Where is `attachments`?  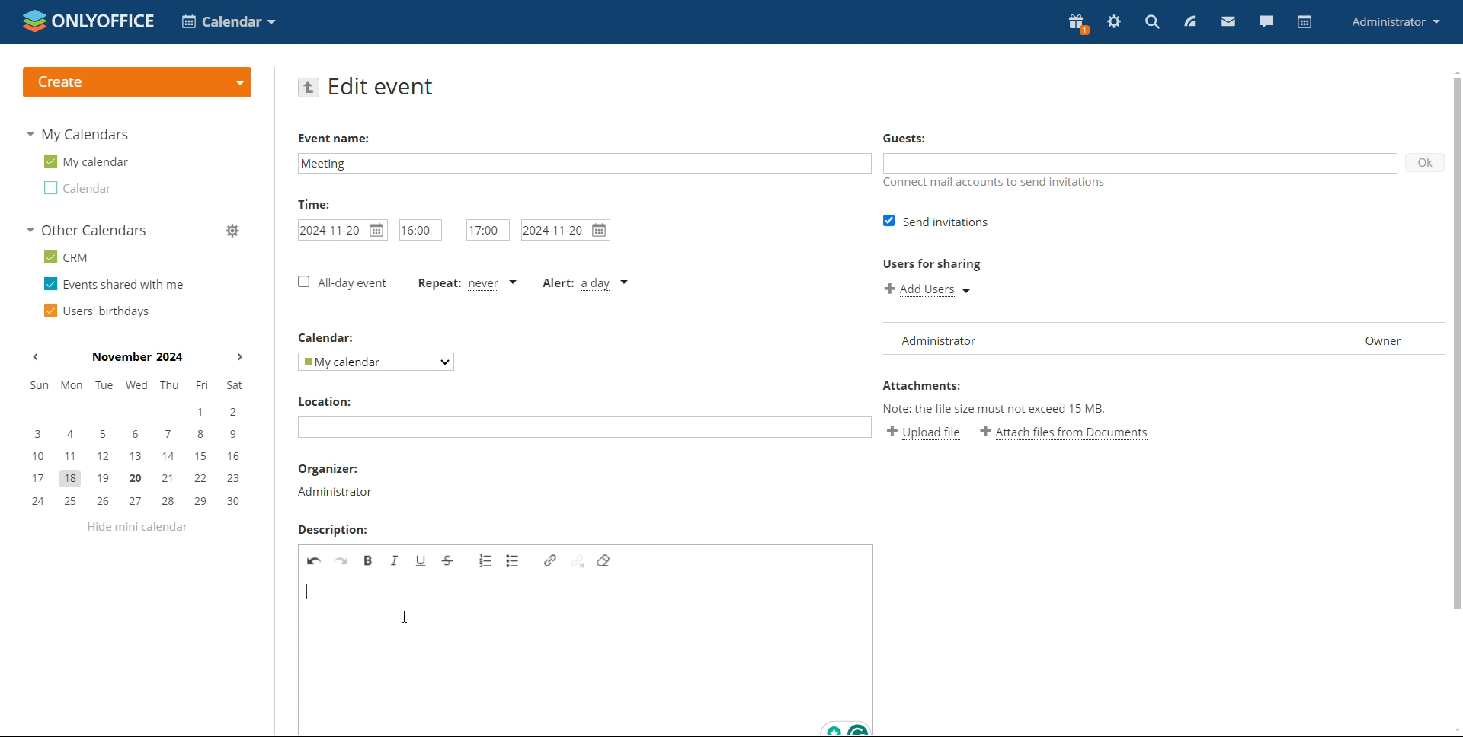 attachments is located at coordinates (923, 386).